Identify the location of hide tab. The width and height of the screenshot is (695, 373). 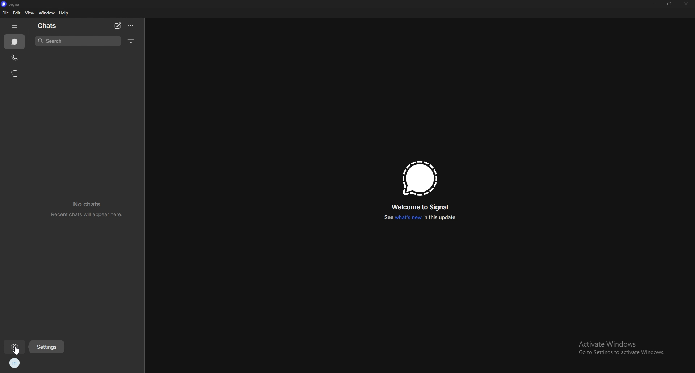
(14, 26).